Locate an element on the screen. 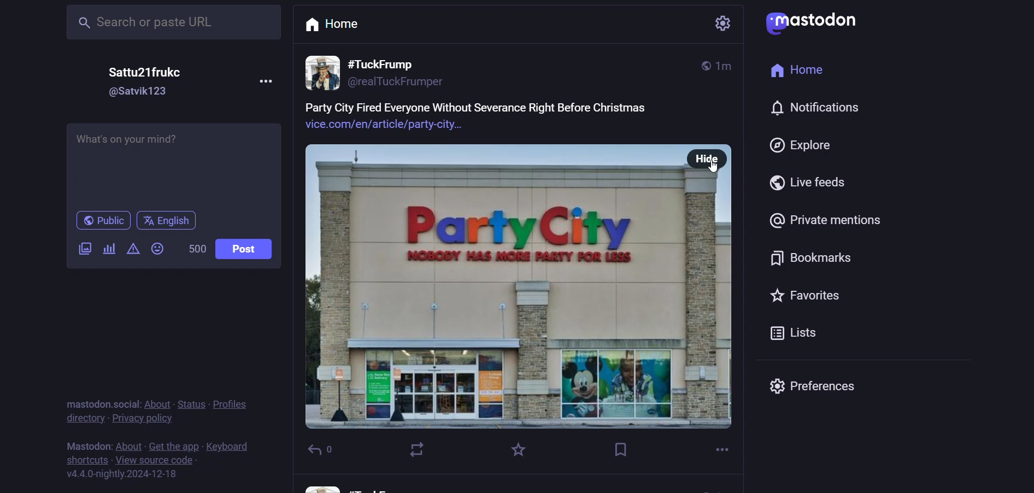 This screenshot has height=493, width=1034. privacy policy is located at coordinates (150, 419).